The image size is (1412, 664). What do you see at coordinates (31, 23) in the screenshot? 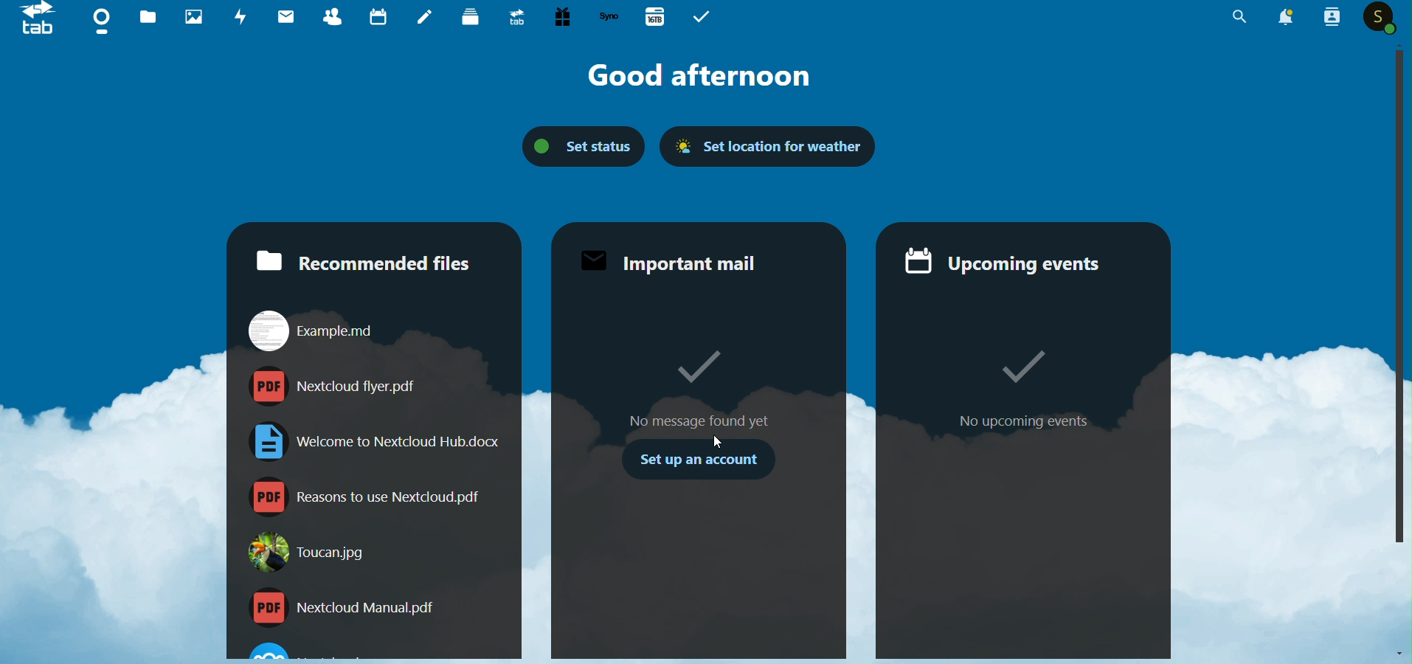
I see `tab Logo` at bounding box center [31, 23].